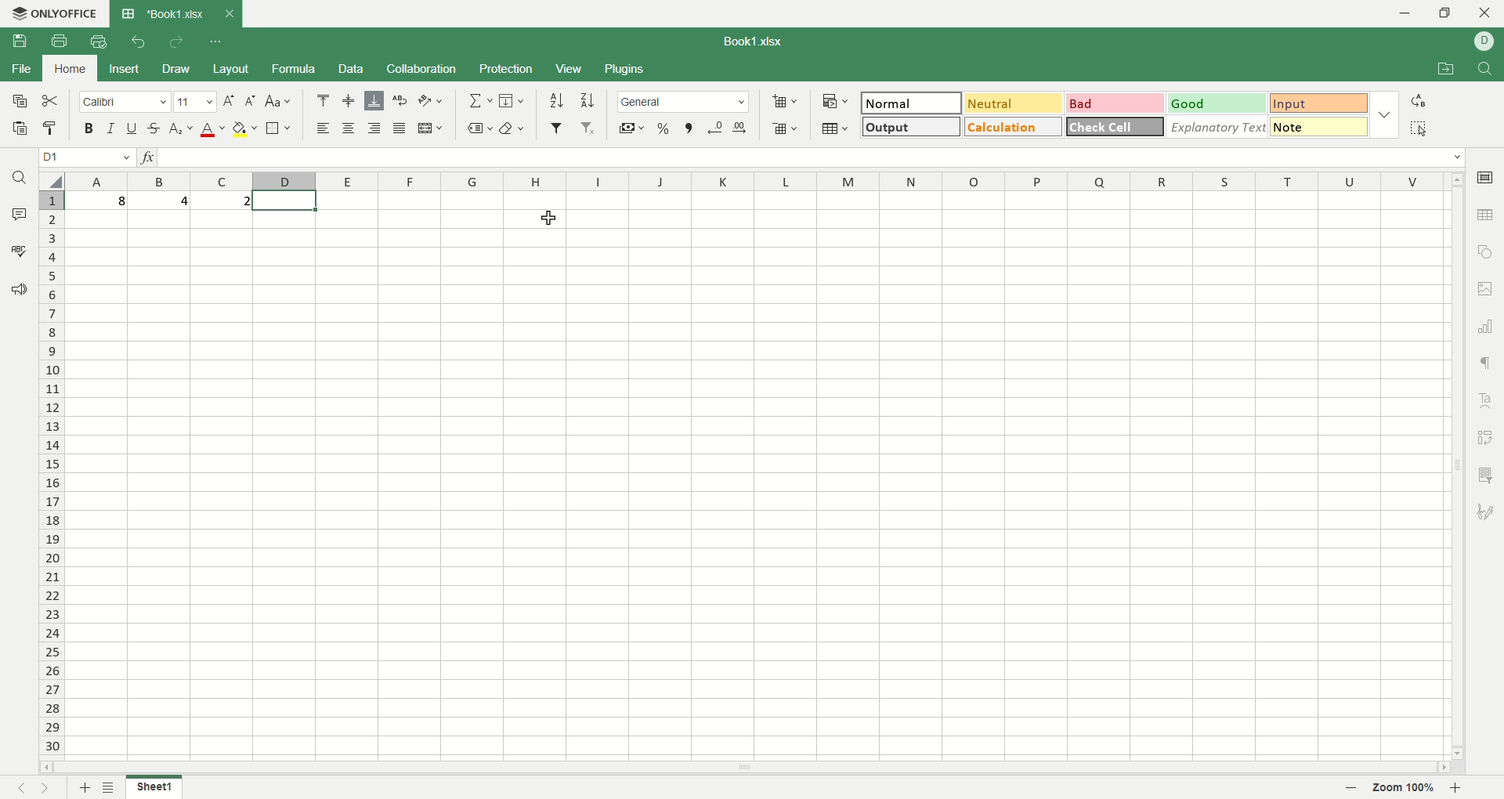 The height and width of the screenshot is (799, 1504). What do you see at coordinates (684, 101) in the screenshot?
I see `number format` at bounding box center [684, 101].